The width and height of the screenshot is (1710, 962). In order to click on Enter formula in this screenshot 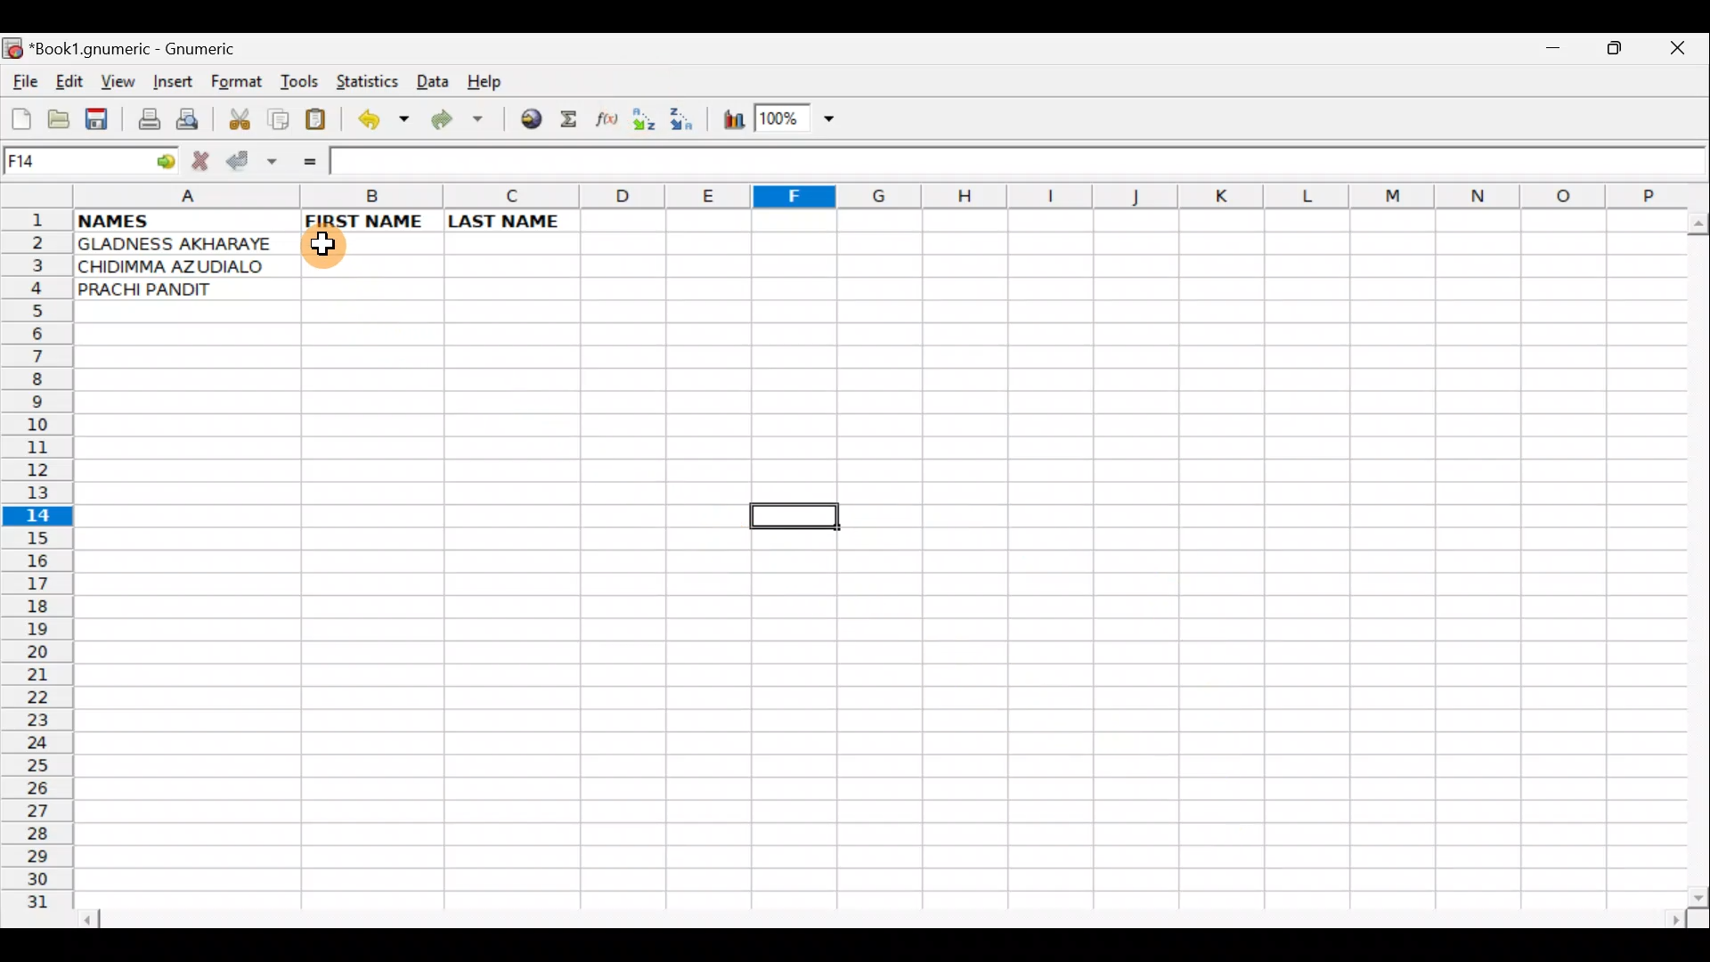, I will do `click(306, 162)`.